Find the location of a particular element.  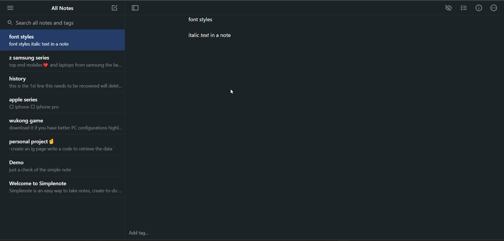

text in italic font is located at coordinates (205, 36).